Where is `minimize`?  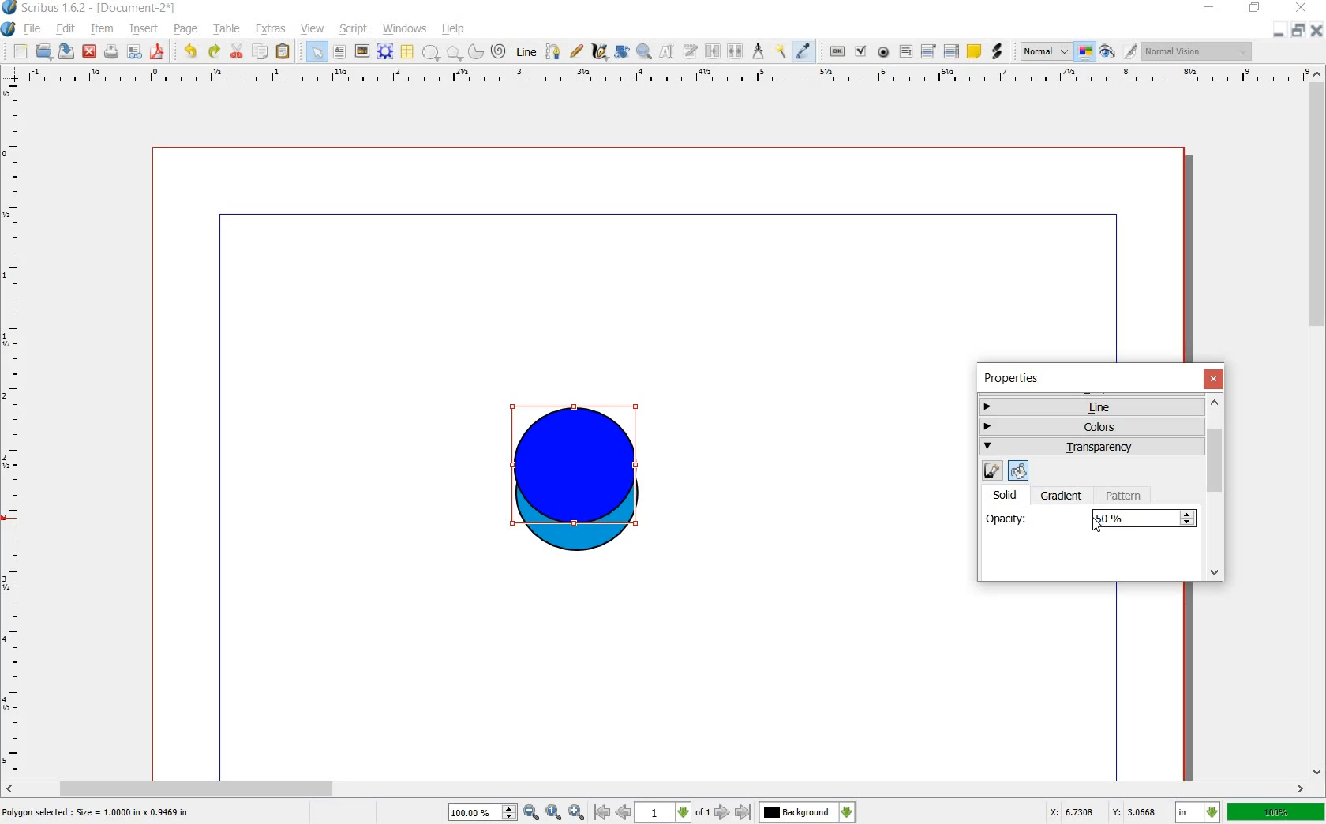 minimize is located at coordinates (1209, 7).